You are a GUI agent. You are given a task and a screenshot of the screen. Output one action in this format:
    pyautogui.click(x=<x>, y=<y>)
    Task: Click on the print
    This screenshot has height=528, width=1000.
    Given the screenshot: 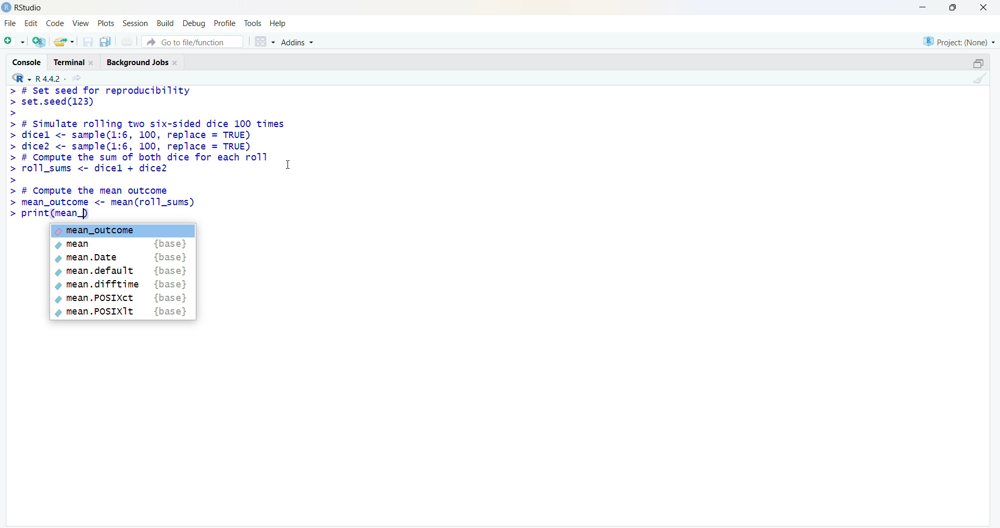 What is the action you would take?
    pyautogui.click(x=127, y=41)
    